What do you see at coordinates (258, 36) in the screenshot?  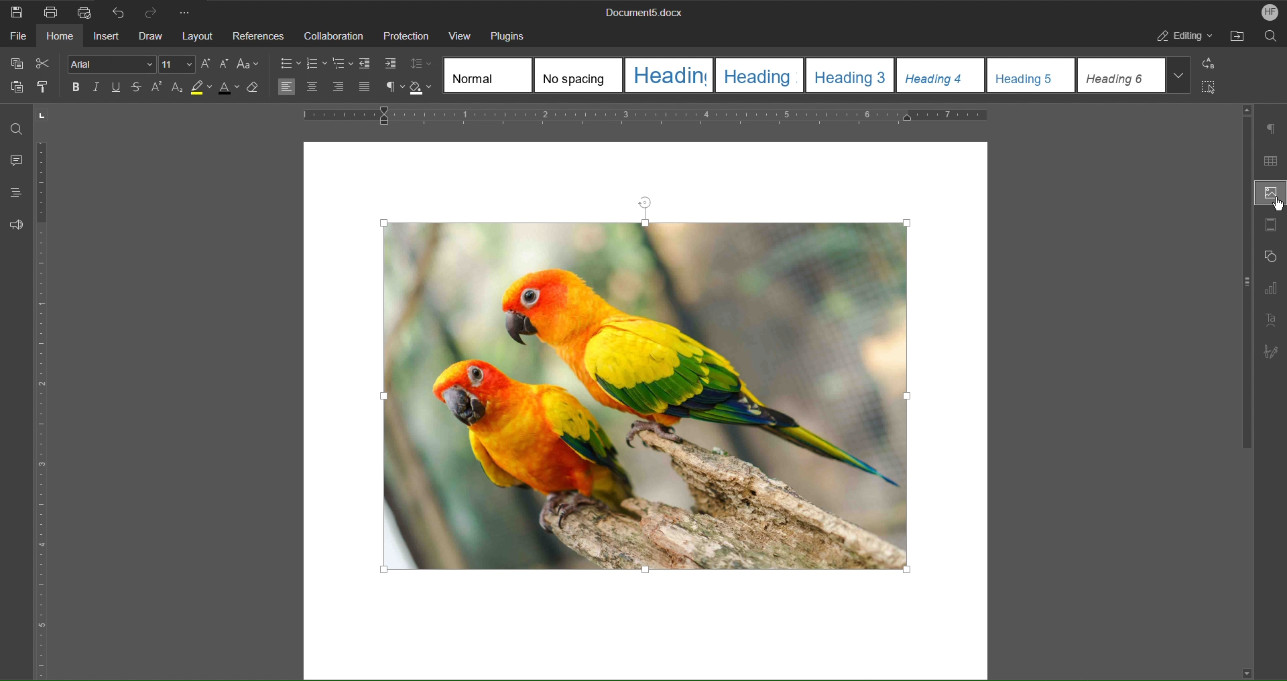 I see `References` at bounding box center [258, 36].